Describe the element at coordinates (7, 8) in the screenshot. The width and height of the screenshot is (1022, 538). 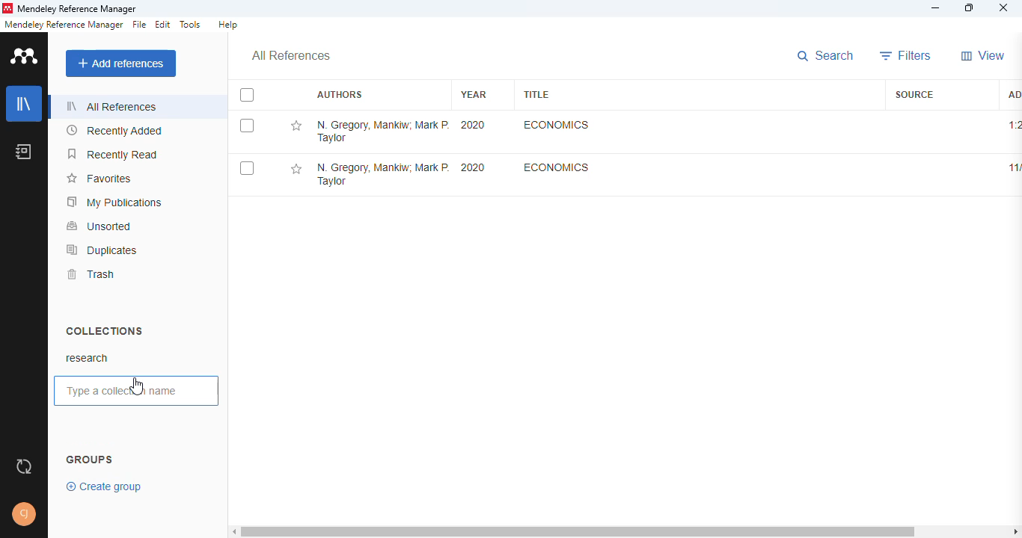
I see `logo` at that location.